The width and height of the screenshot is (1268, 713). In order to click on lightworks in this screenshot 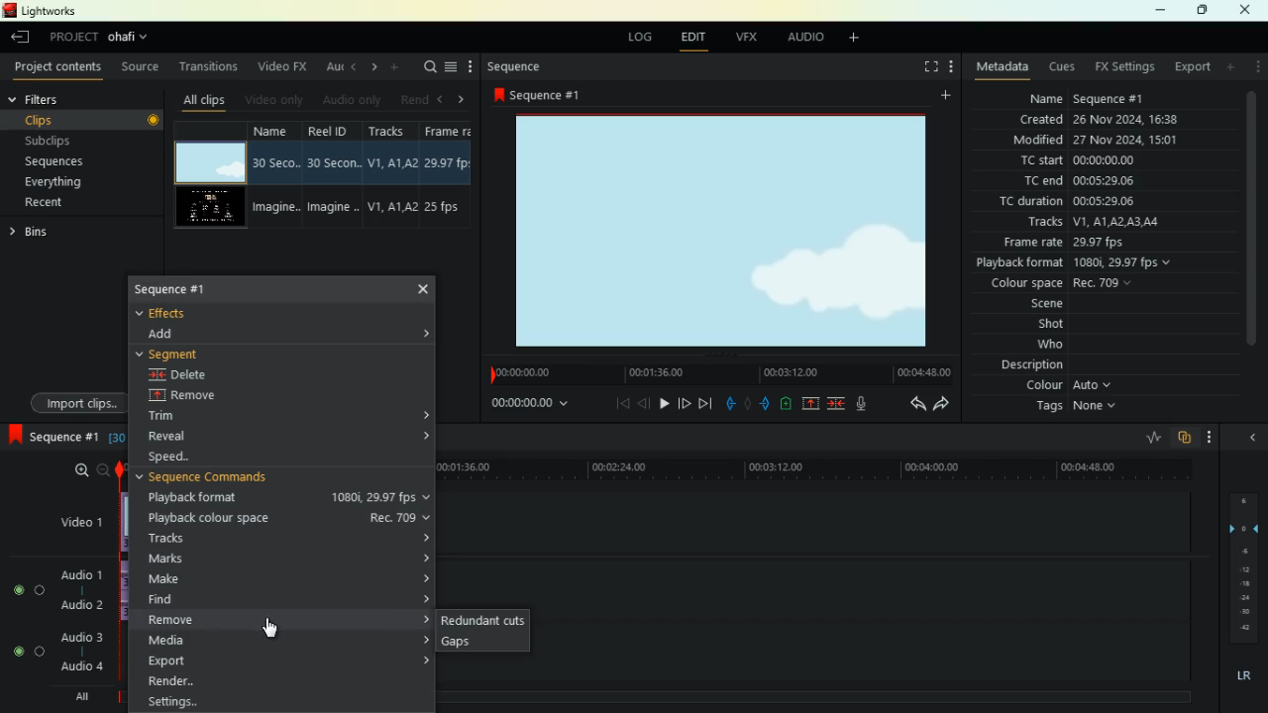, I will do `click(40, 12)`.